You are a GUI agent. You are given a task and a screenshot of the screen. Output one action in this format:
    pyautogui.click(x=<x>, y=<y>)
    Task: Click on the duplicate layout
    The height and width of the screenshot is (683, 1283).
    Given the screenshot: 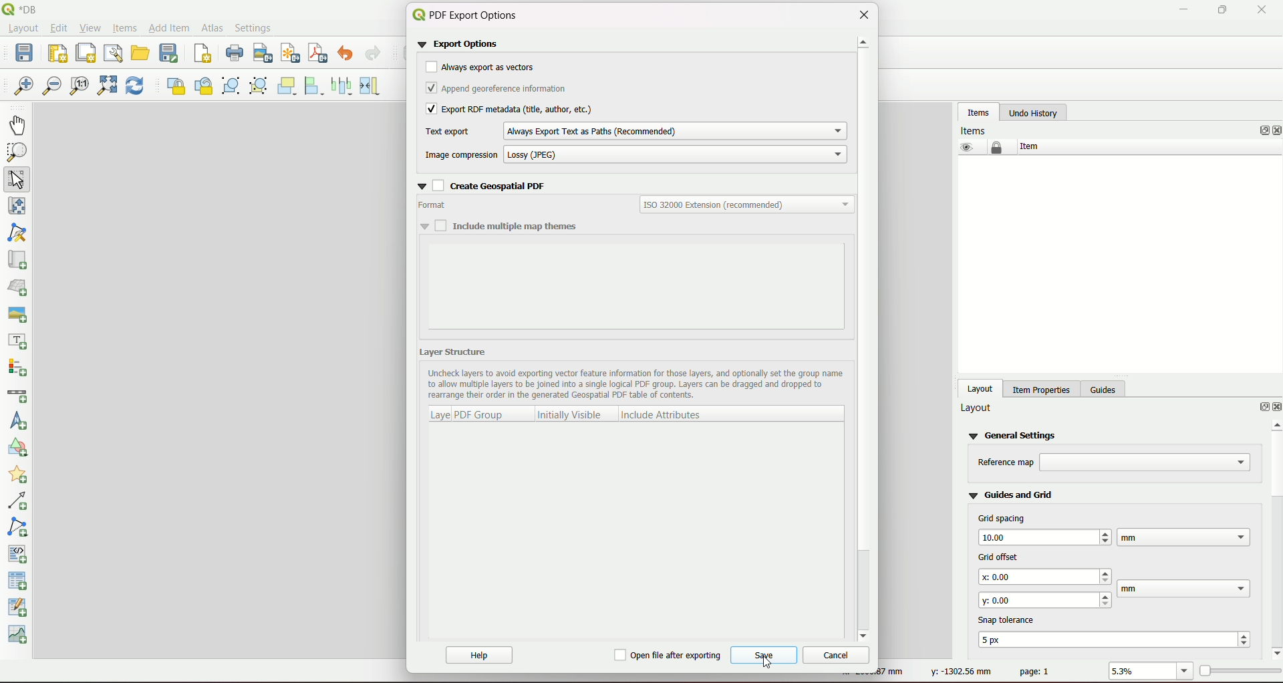 What is the action you would take?
    pyautogui.click(x=86, y=52)
    